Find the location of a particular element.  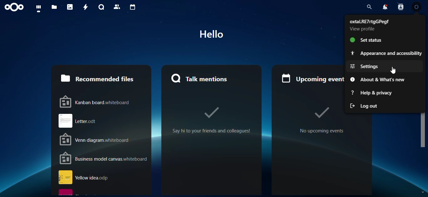

search is located at coordinates (369, 7).